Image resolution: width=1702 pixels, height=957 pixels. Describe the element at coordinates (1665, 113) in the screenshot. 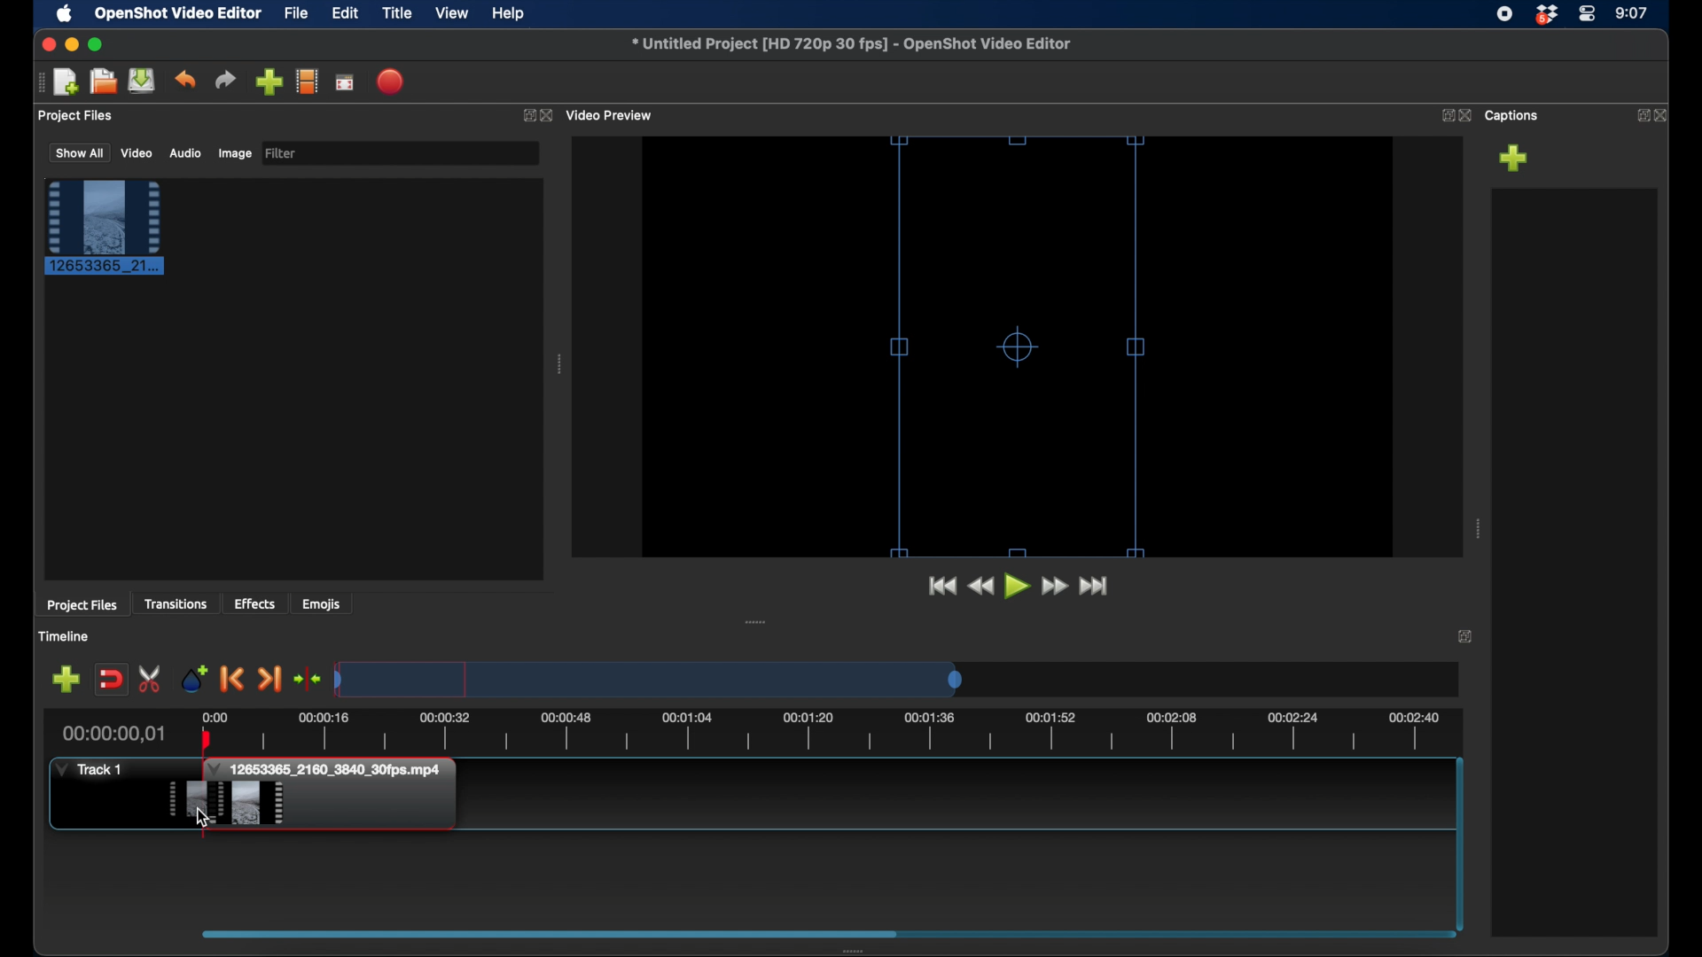

I see `close` at that location.